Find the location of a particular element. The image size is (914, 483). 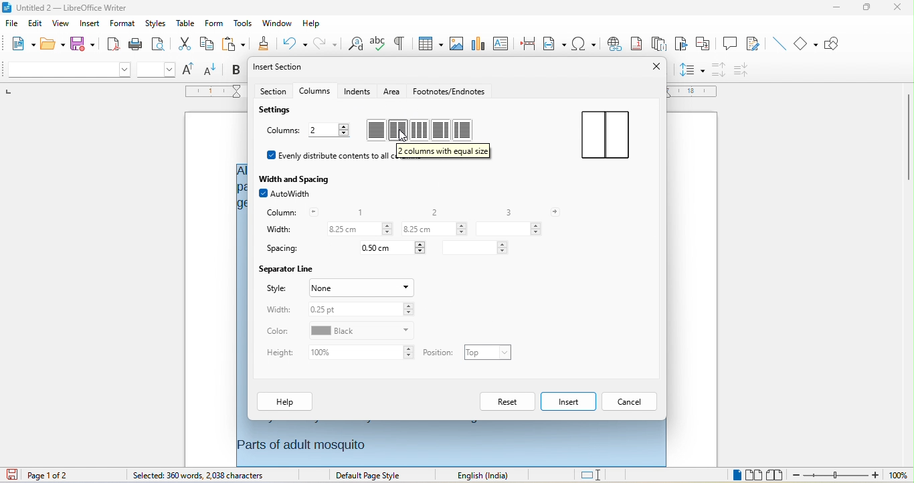

3 is located at coordinates (511, 211).